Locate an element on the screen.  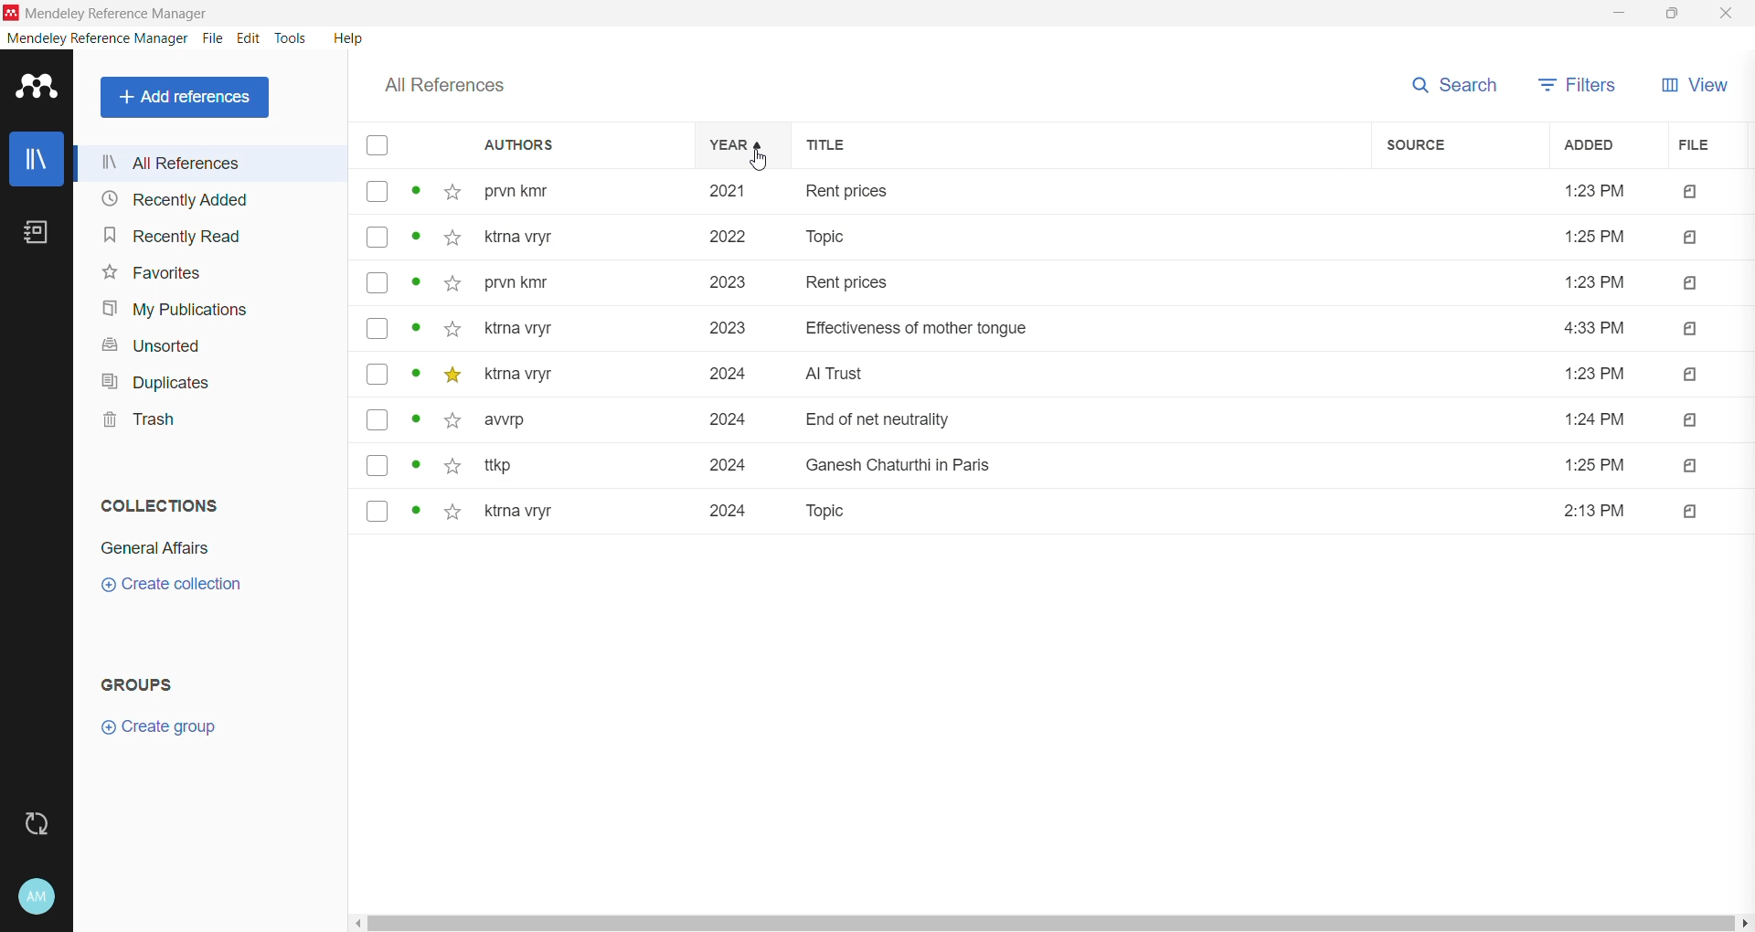
Recently Read is located at coordinates (172, 237).